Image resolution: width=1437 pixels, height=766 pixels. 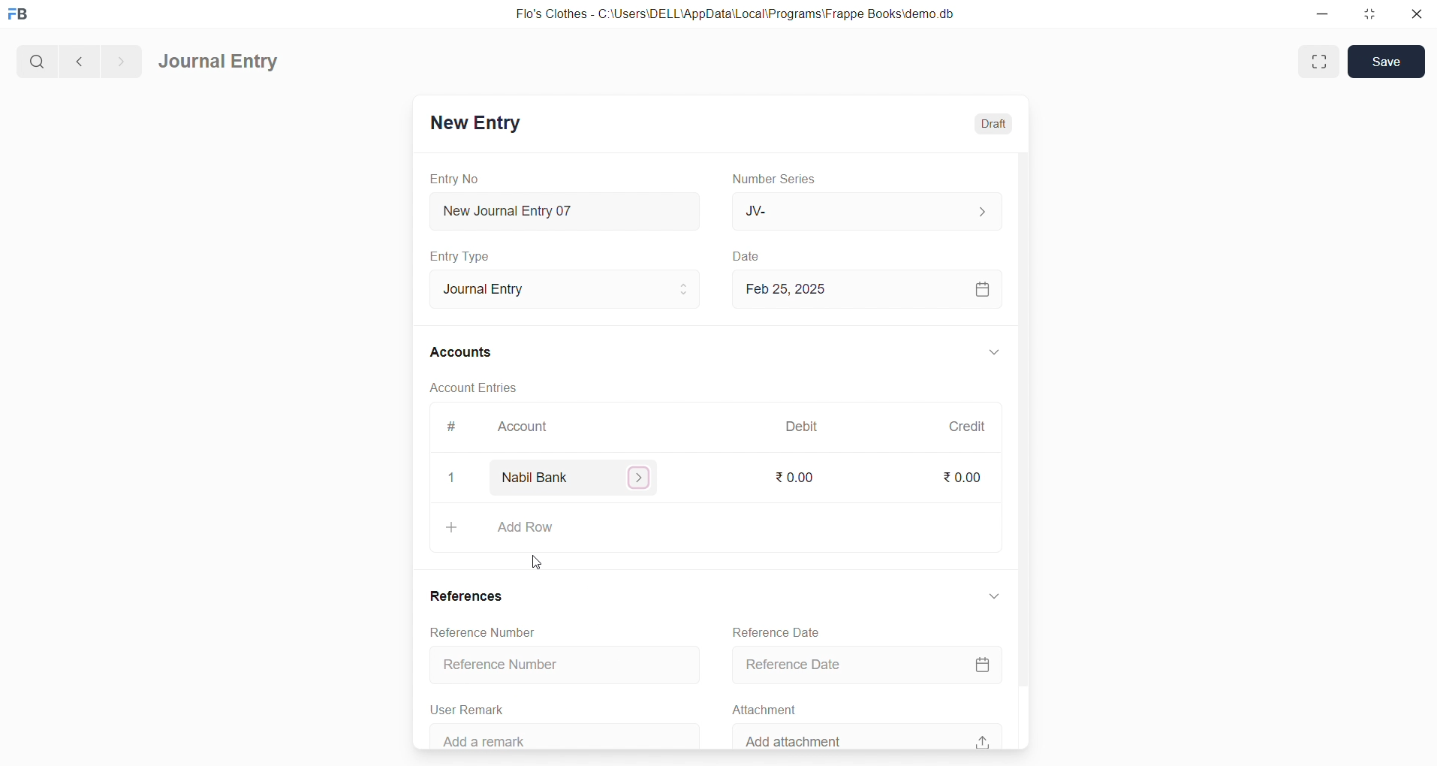 I want to click on Reference Number, so click(x=559, y=666).